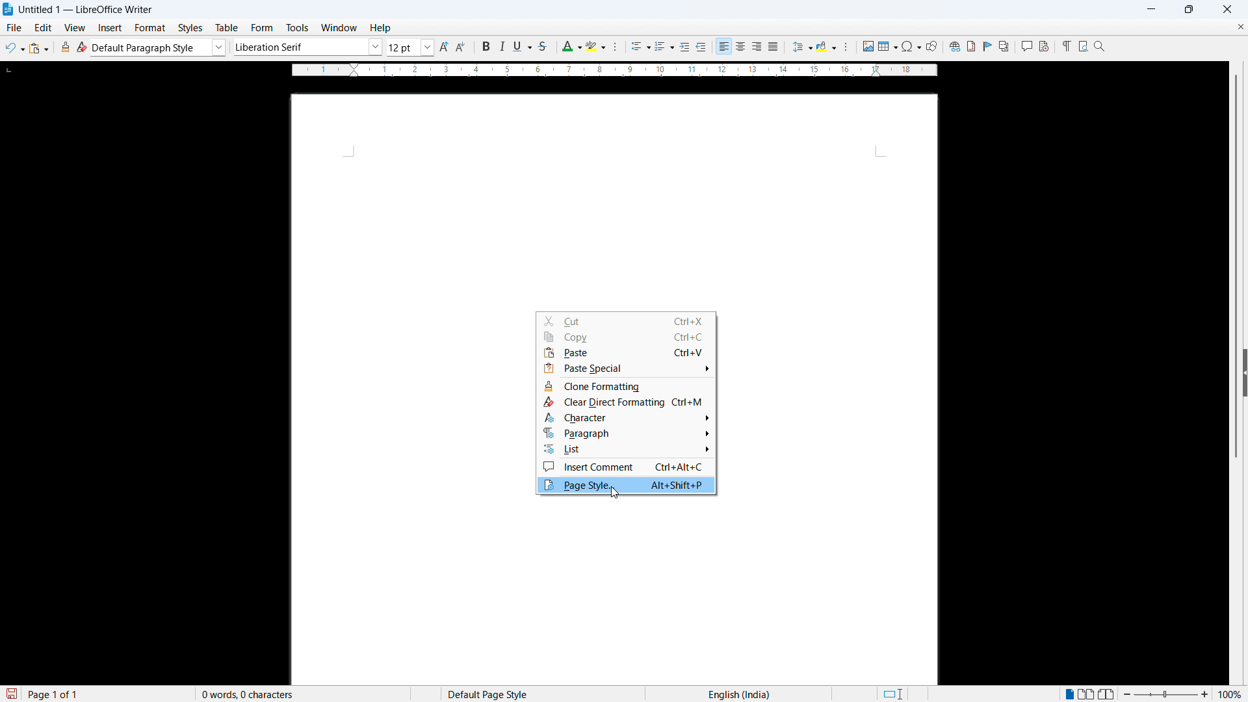 This screenshot has height=702, width=1248. I want to click on Language , so click(739, 694).